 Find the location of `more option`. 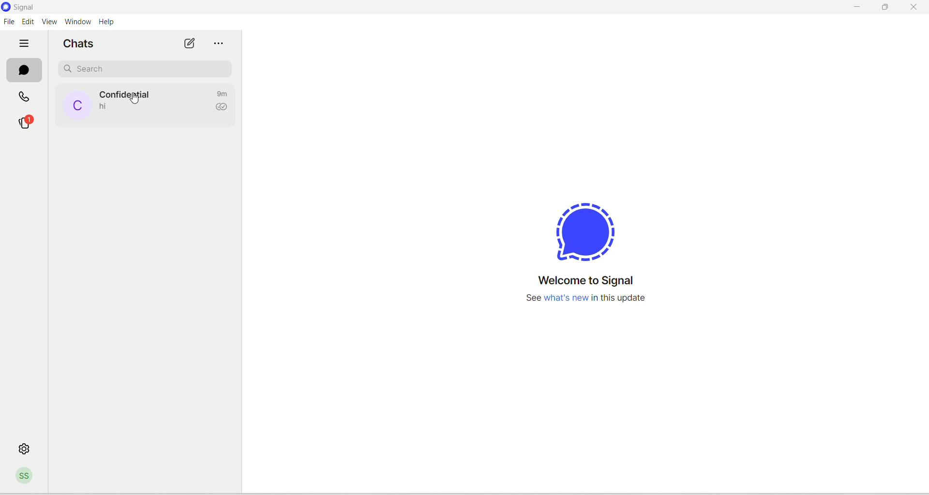

more option is located at coordinates (220, 44).